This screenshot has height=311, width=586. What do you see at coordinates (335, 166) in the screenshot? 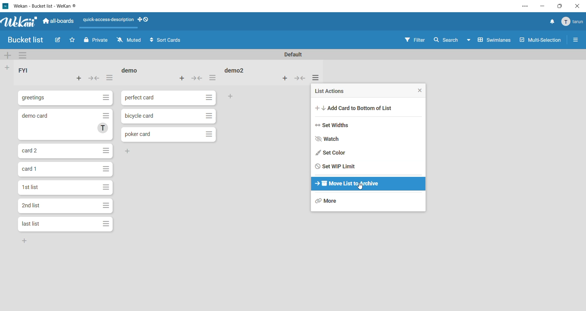
I see `set WIP limit` at bounding box center [335, 166].